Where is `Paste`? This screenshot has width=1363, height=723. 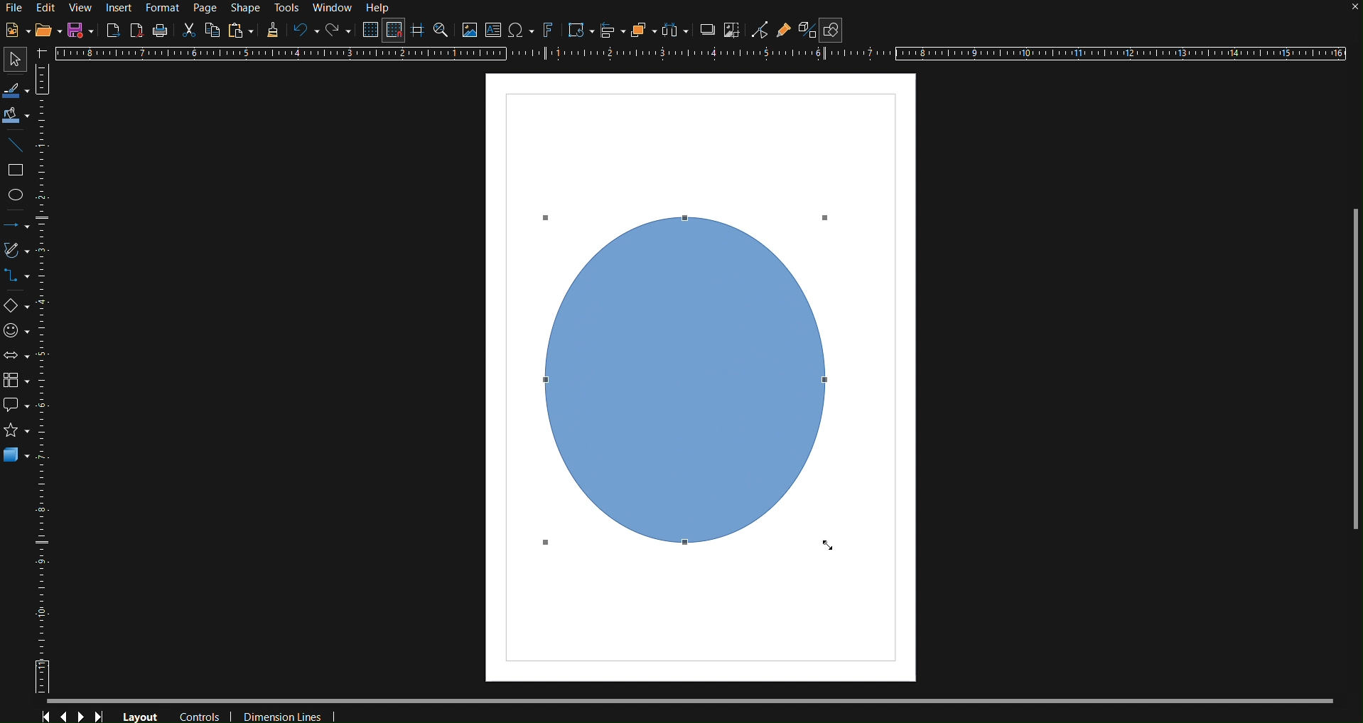
Paste is located at coordinates (240, 31).